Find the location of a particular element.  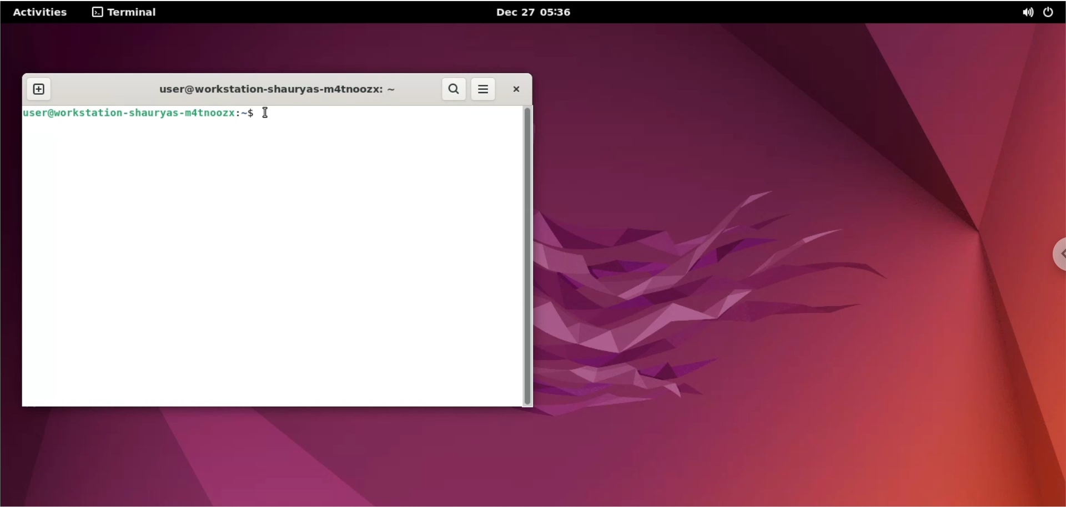

user@workstation-shauryas-m4tnoozx: ~ is located at coordinates (269, 88).